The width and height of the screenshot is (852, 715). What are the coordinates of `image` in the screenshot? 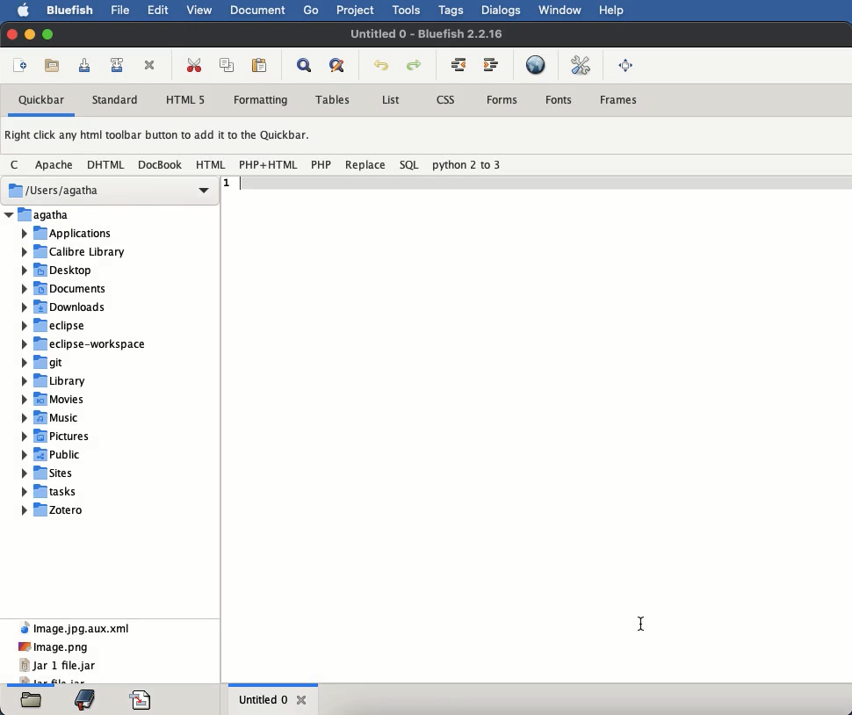 It's located at (76, 627).